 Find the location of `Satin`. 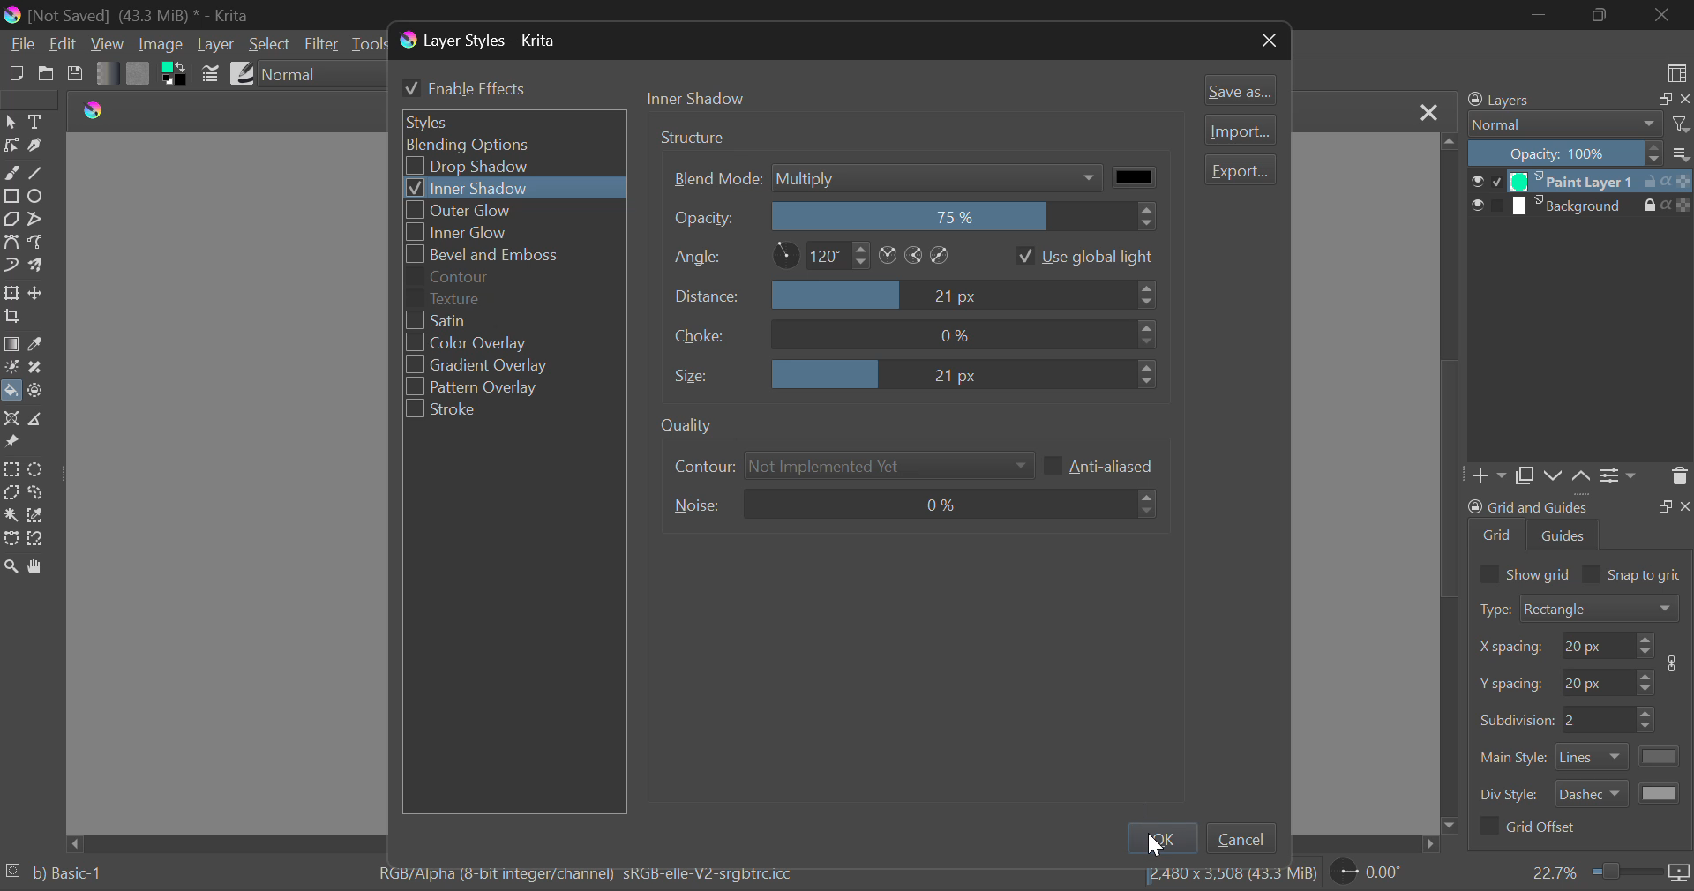

Satin is located at coordinates (483, 321).